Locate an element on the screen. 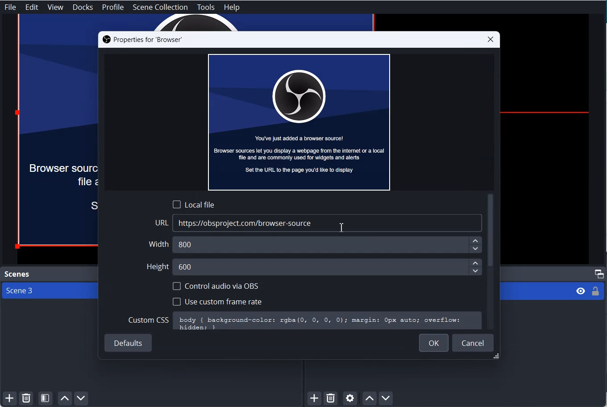 The height and width of the screenshot is (407, 607). Move Source up is located at coordinates (369, 398).